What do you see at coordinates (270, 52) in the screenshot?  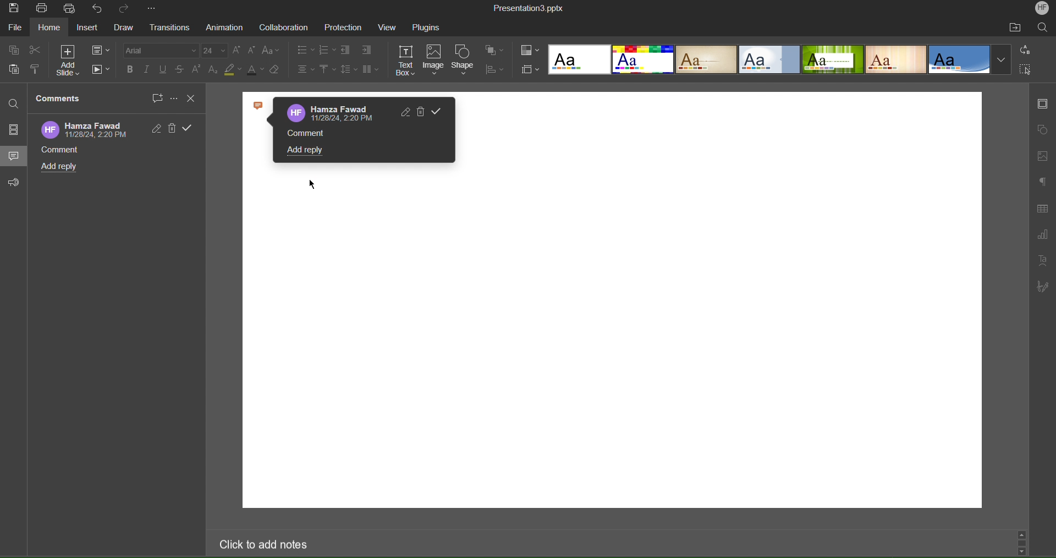 I see `Text Case Settings` at bounding box center [270, 52].